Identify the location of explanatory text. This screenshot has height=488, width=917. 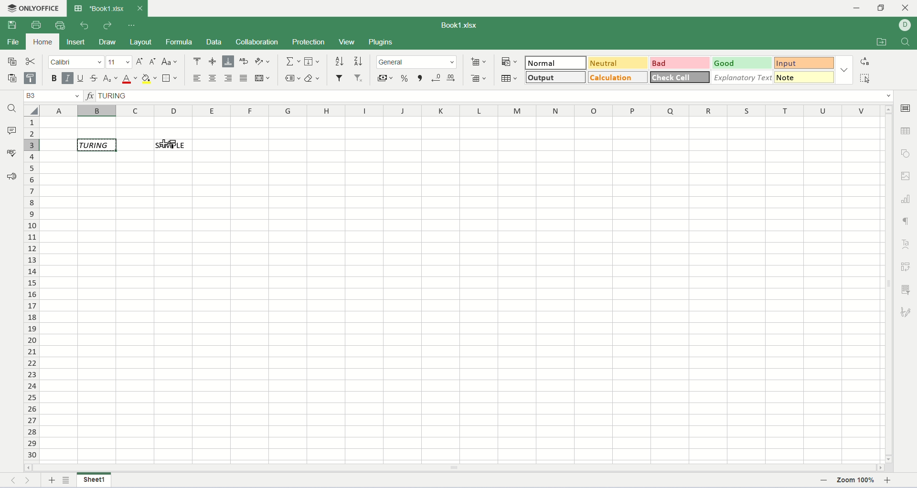
(742, 77).